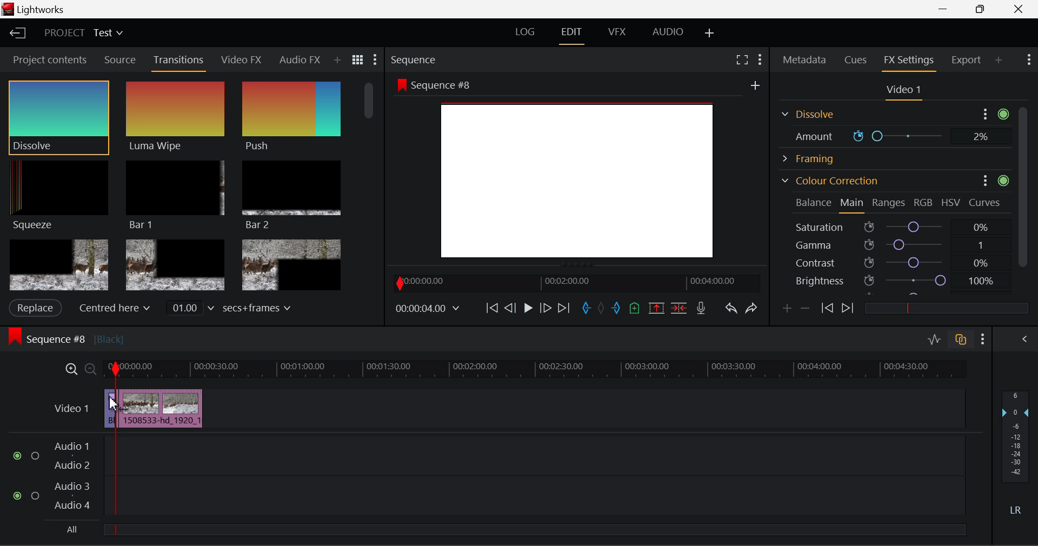  What do you see at coordinates (961, 338) in the screenshot?
I see `Toggle audio track sync` at bounding box center [961, 338].